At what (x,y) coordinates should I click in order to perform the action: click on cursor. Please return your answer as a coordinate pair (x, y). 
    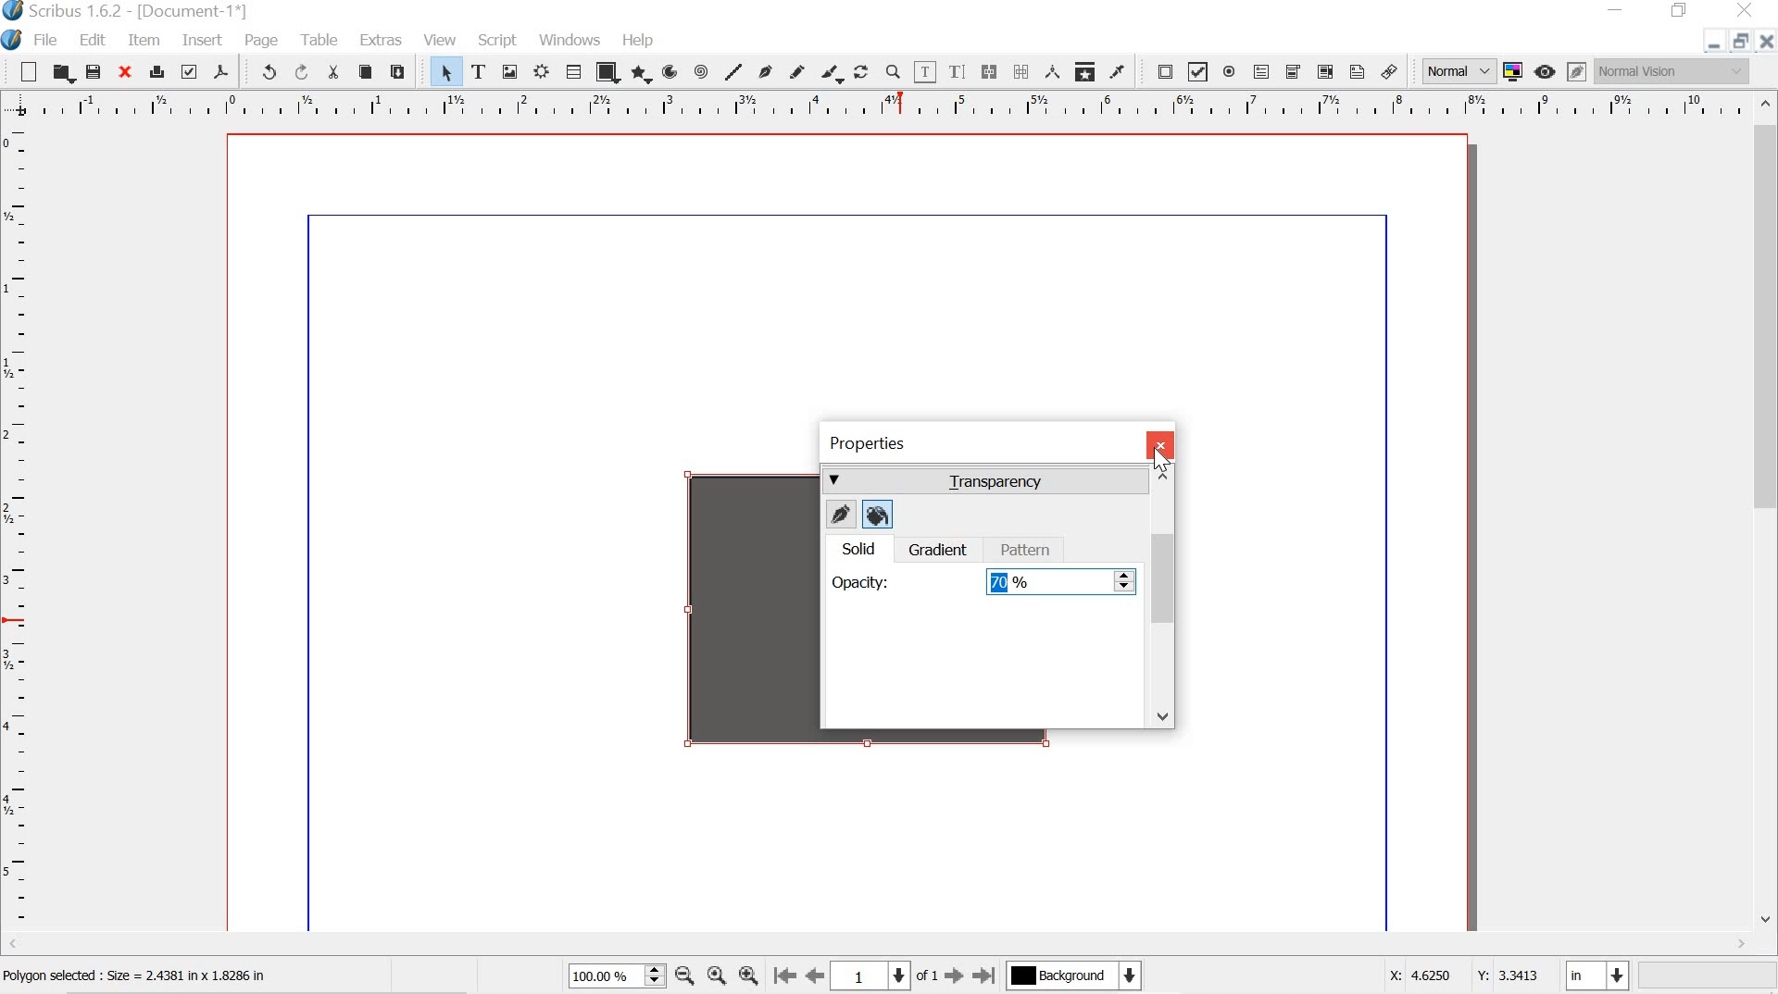
    Looking at the image, I should click on (1159, 457).